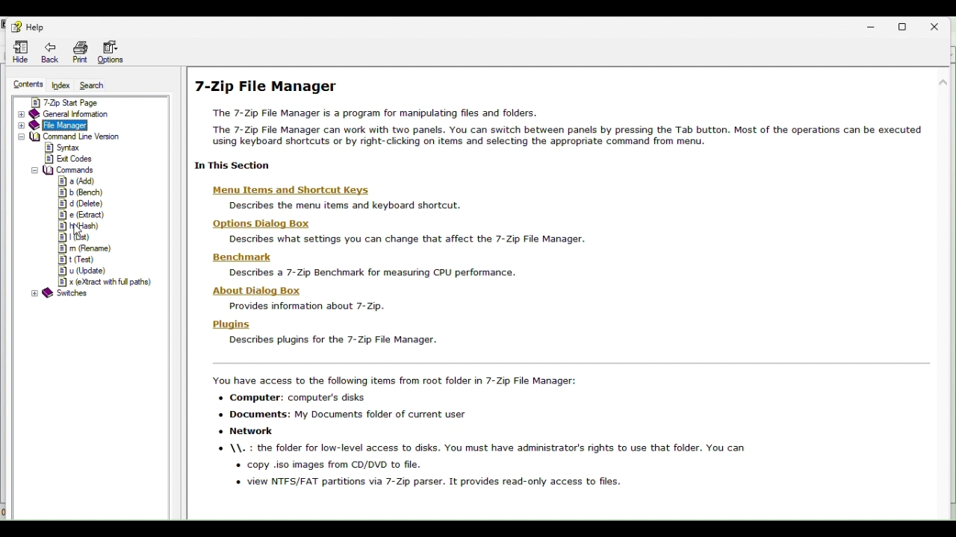 The image size is (956, 537). I want to click on b(bench), so click(79, 193).